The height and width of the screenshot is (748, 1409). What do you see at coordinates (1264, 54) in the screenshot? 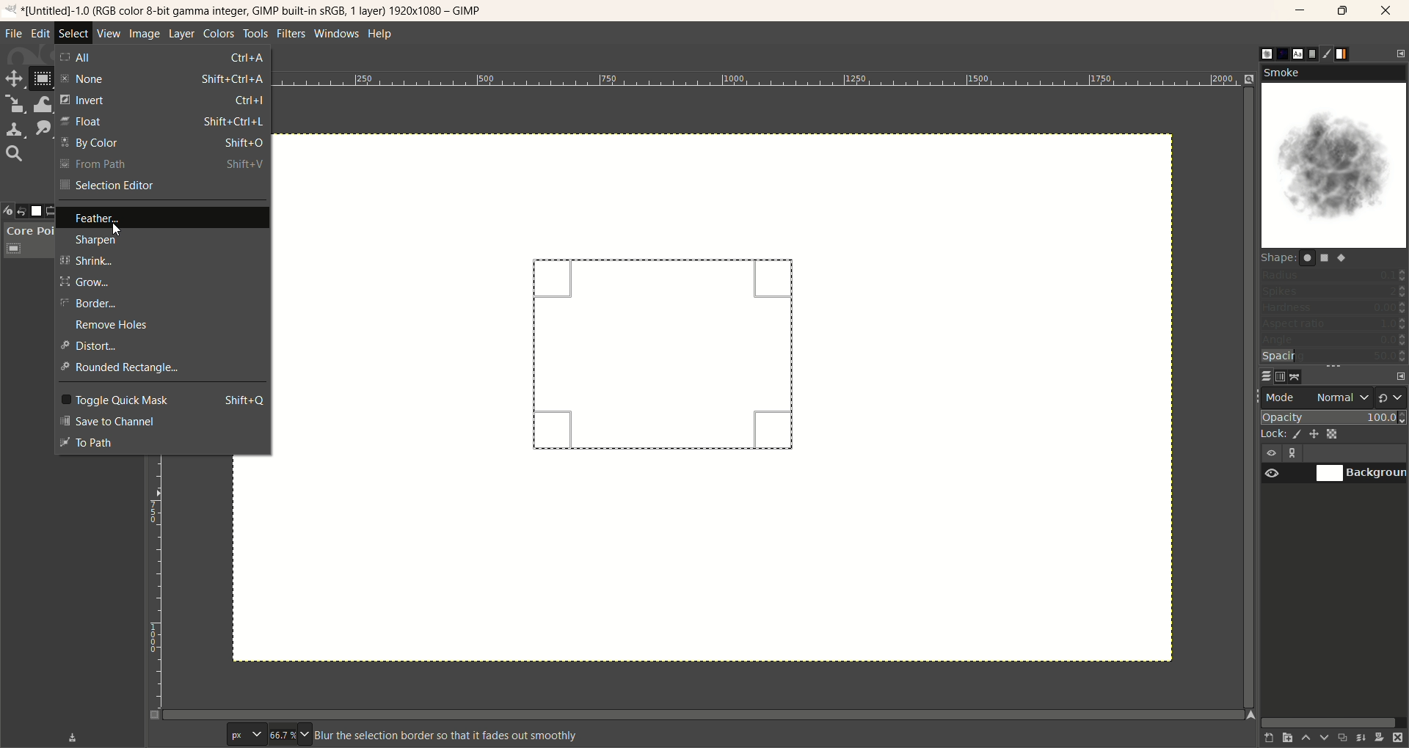
I see `brush` at bounding box center [1264, 54].